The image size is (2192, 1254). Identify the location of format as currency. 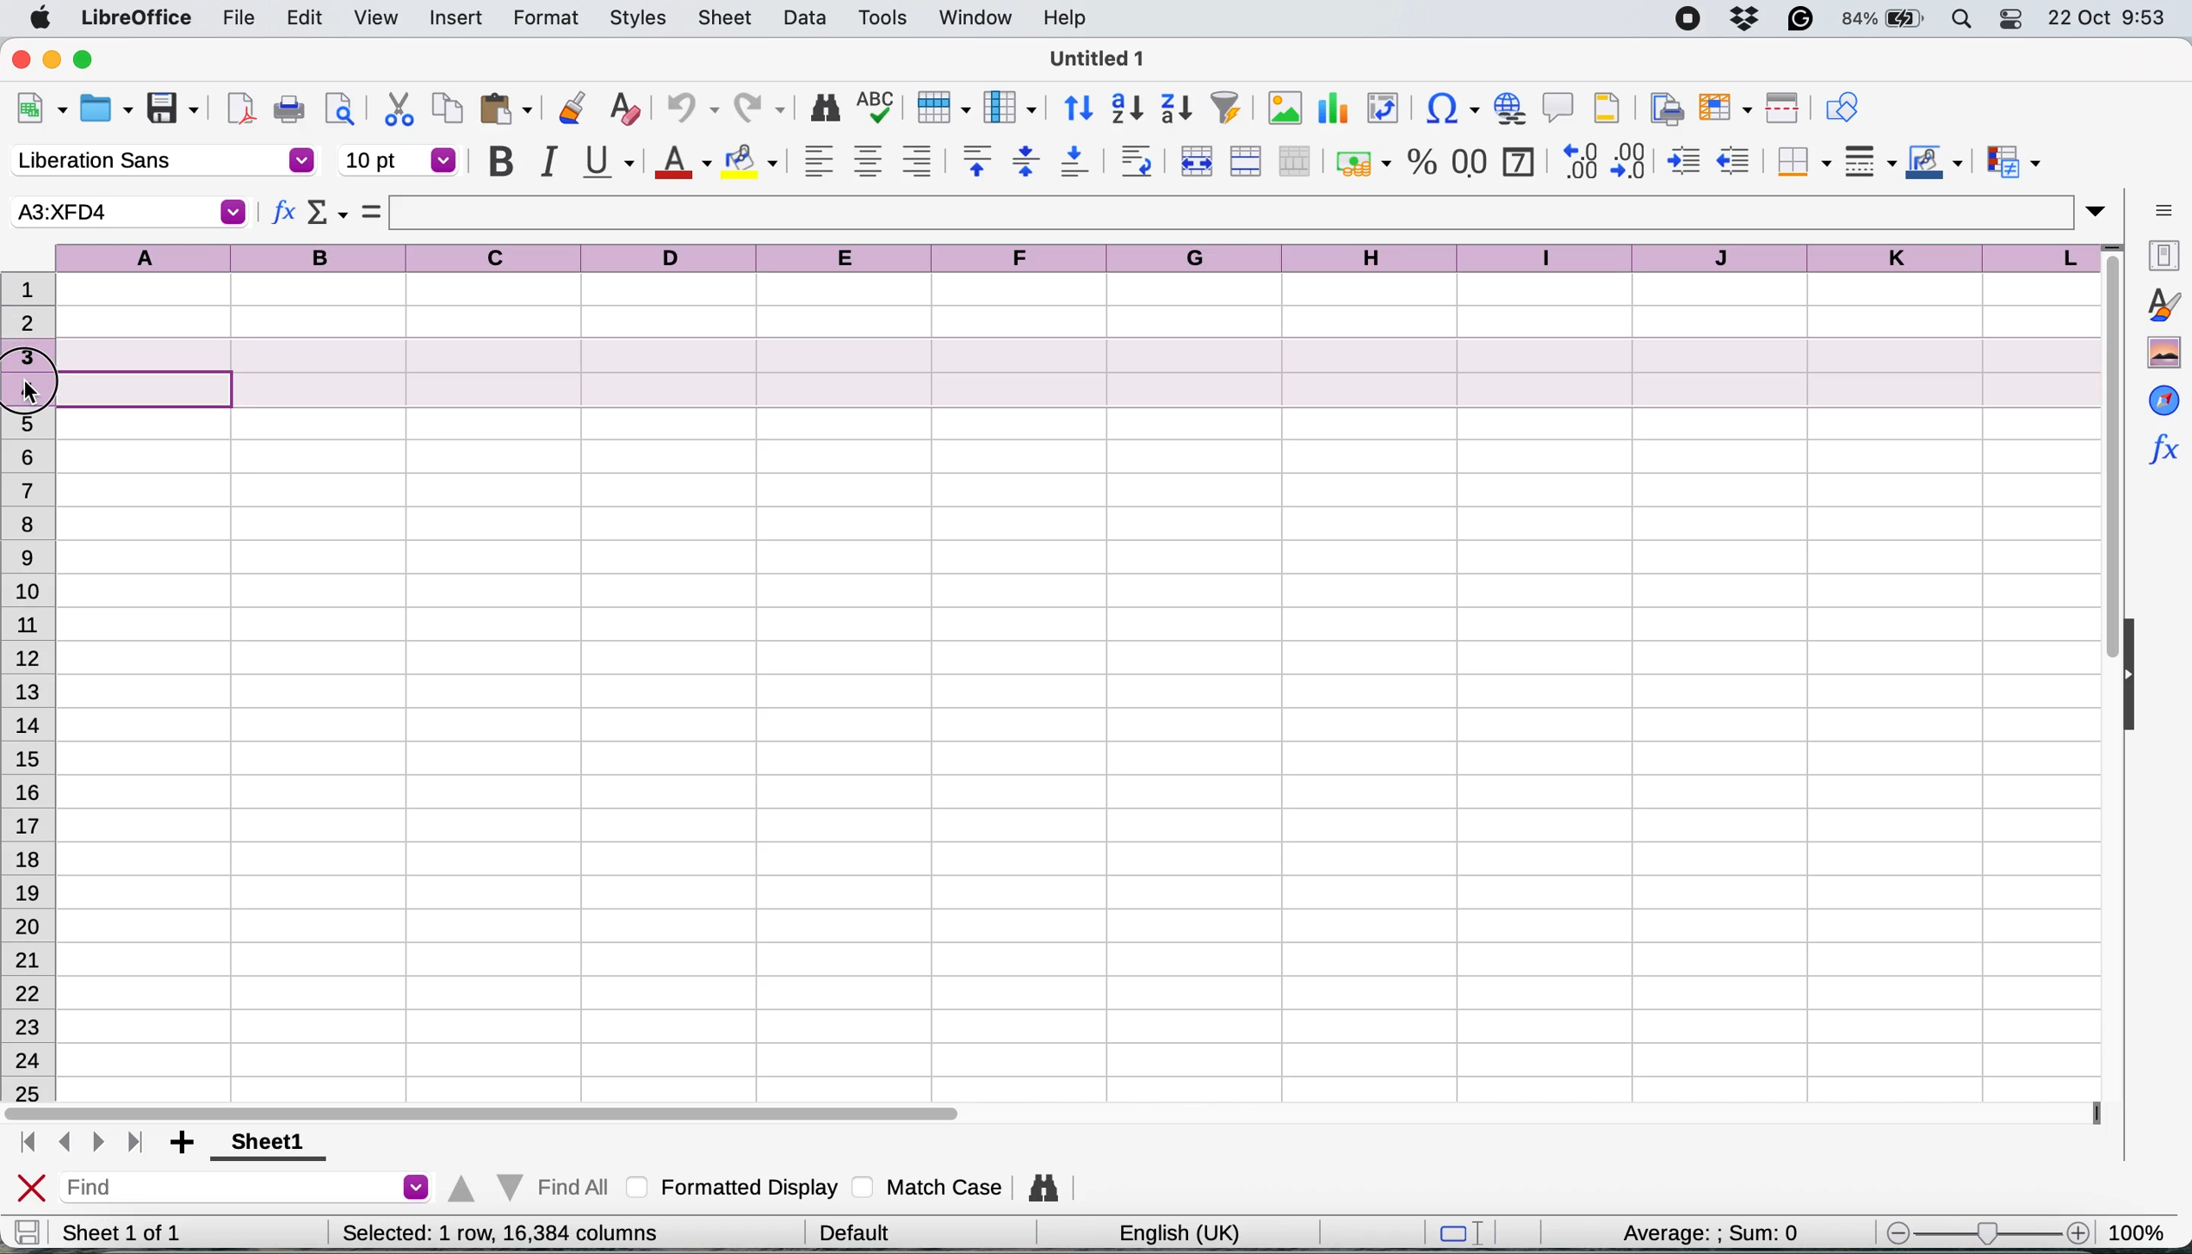
(1361, 163).